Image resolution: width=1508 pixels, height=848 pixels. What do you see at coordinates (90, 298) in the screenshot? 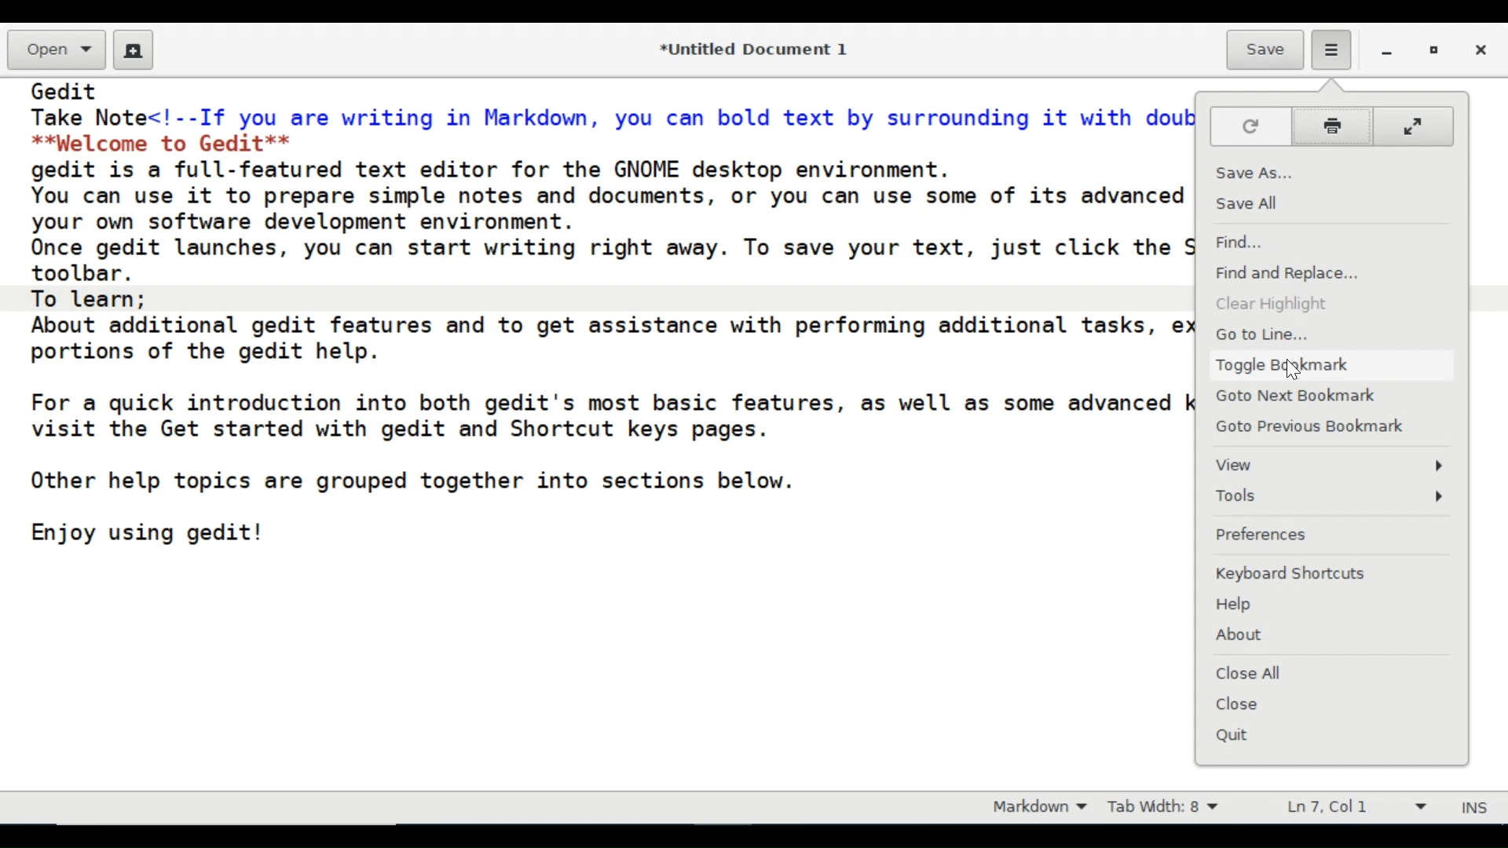
I see `To learn;` at bounding box center [90, 298].